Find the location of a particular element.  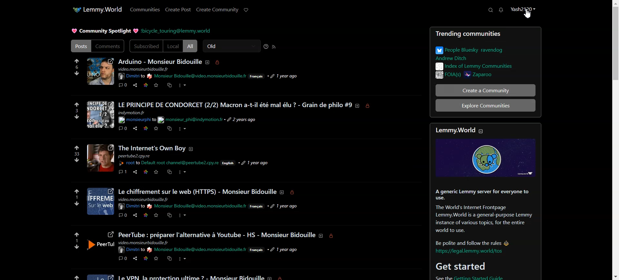

Local is located at coordinates (173, 46).